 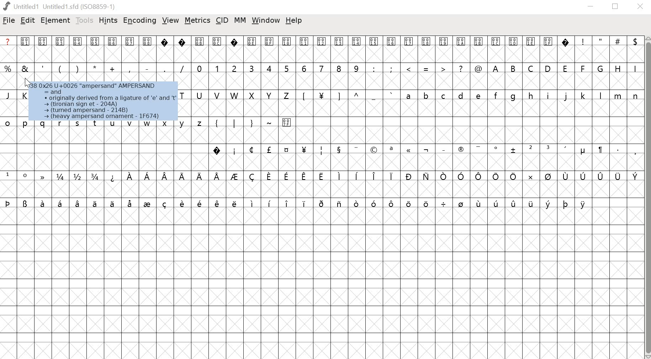 What do you see at coordinates (217, 149) in the screenshot?
I see `?` at bounding box center [217, 149].